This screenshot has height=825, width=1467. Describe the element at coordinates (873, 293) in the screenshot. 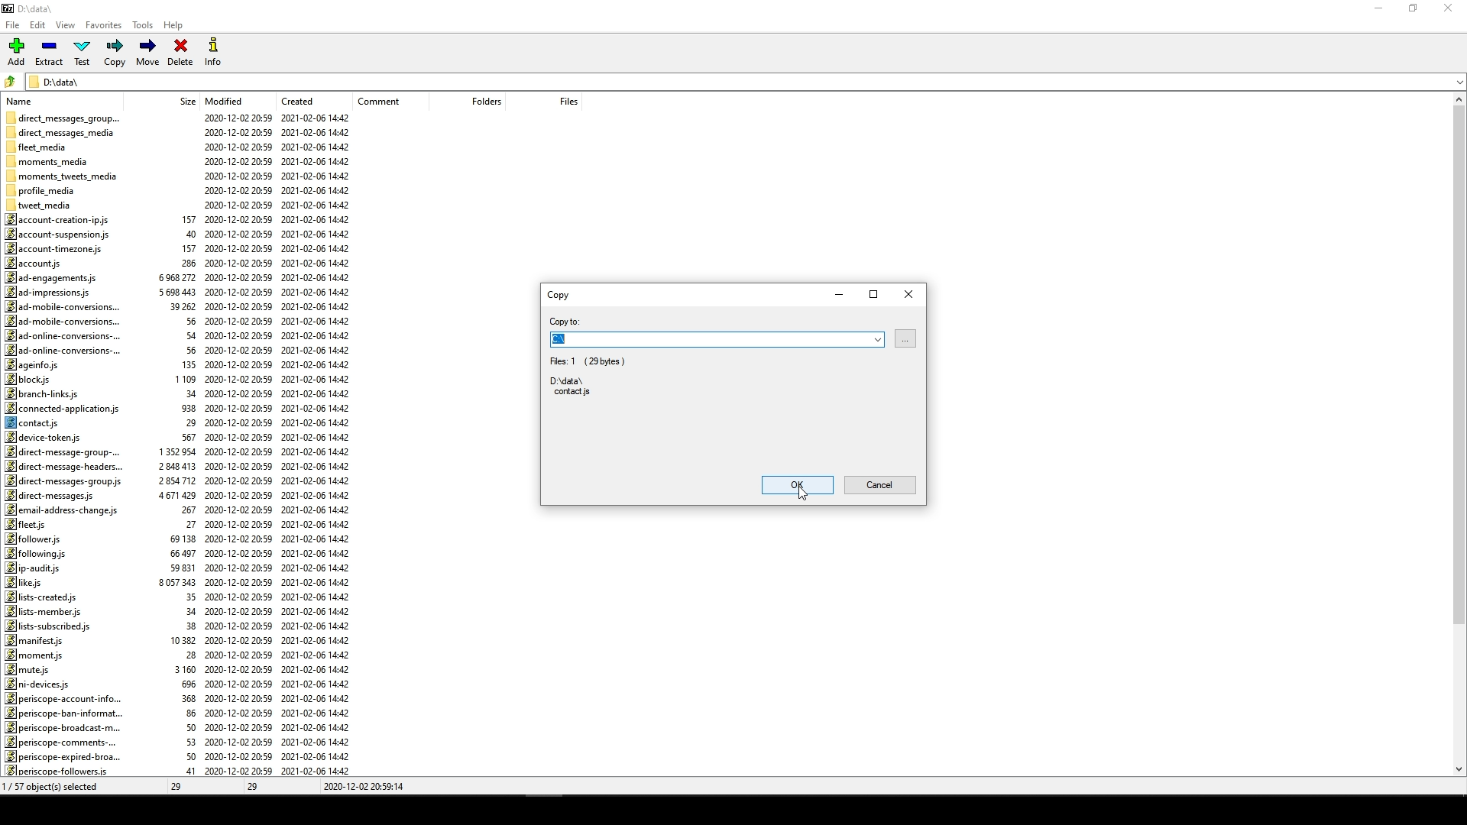

I see `maximize` at that location.